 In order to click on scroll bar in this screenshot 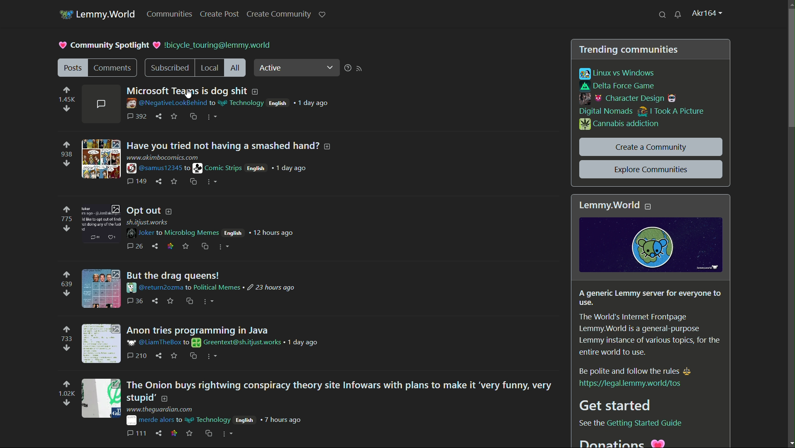, I will do `click(791, 68)`.